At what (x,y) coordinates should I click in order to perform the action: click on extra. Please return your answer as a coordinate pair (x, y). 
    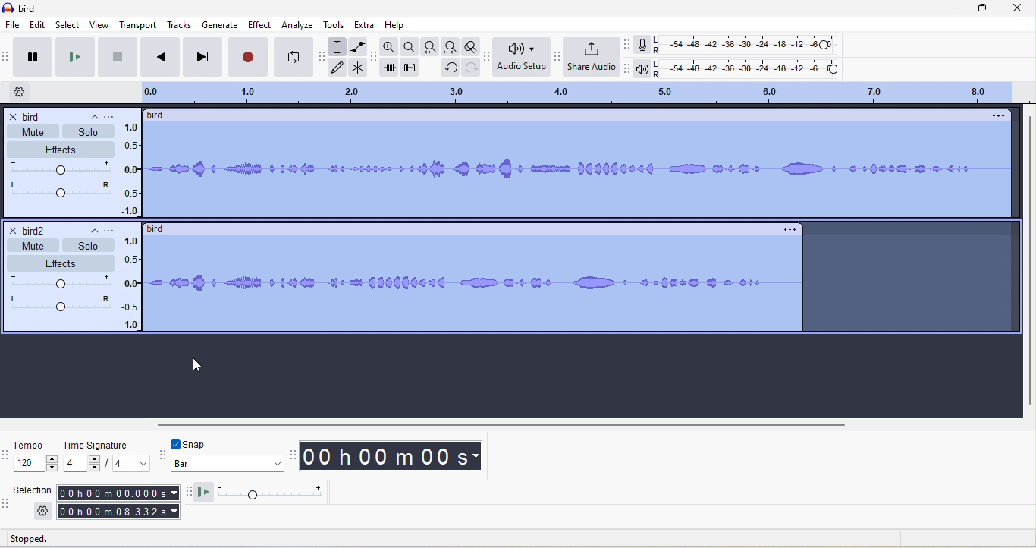
    Looking at the image, I should click on (366, 24).